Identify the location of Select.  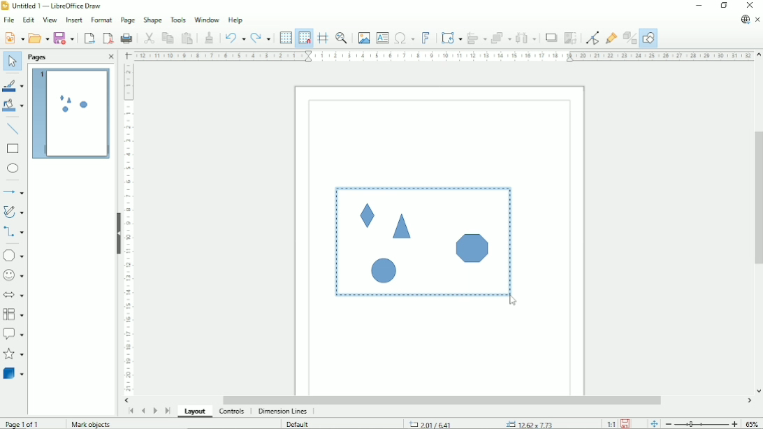
(10, 61).